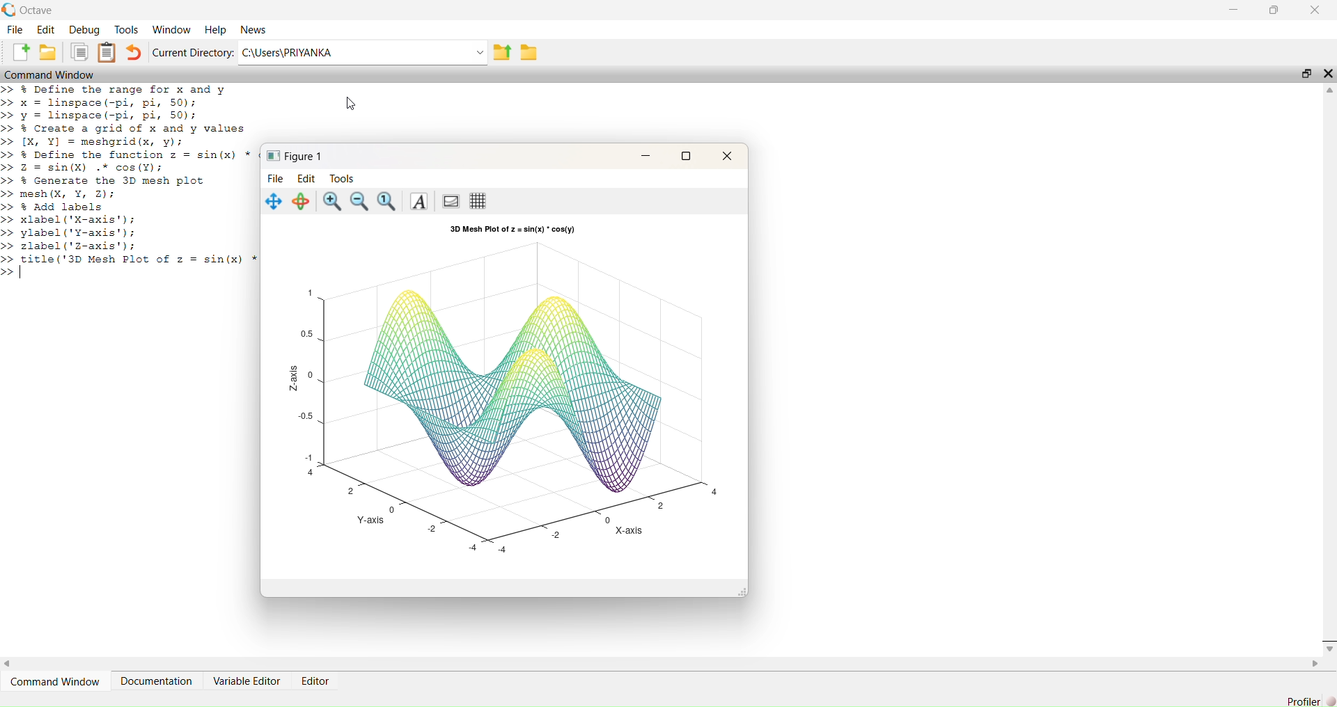  What do you see at coordinates (513, 229) in the screenshot?
I see `3D Mesh Plot of z = sin(x) * cos(y)` at bounding box center [513, 229].